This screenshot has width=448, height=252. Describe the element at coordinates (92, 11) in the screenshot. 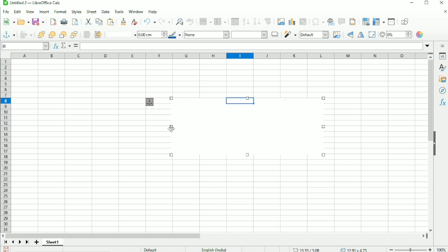

I see `Sheet` at that location.